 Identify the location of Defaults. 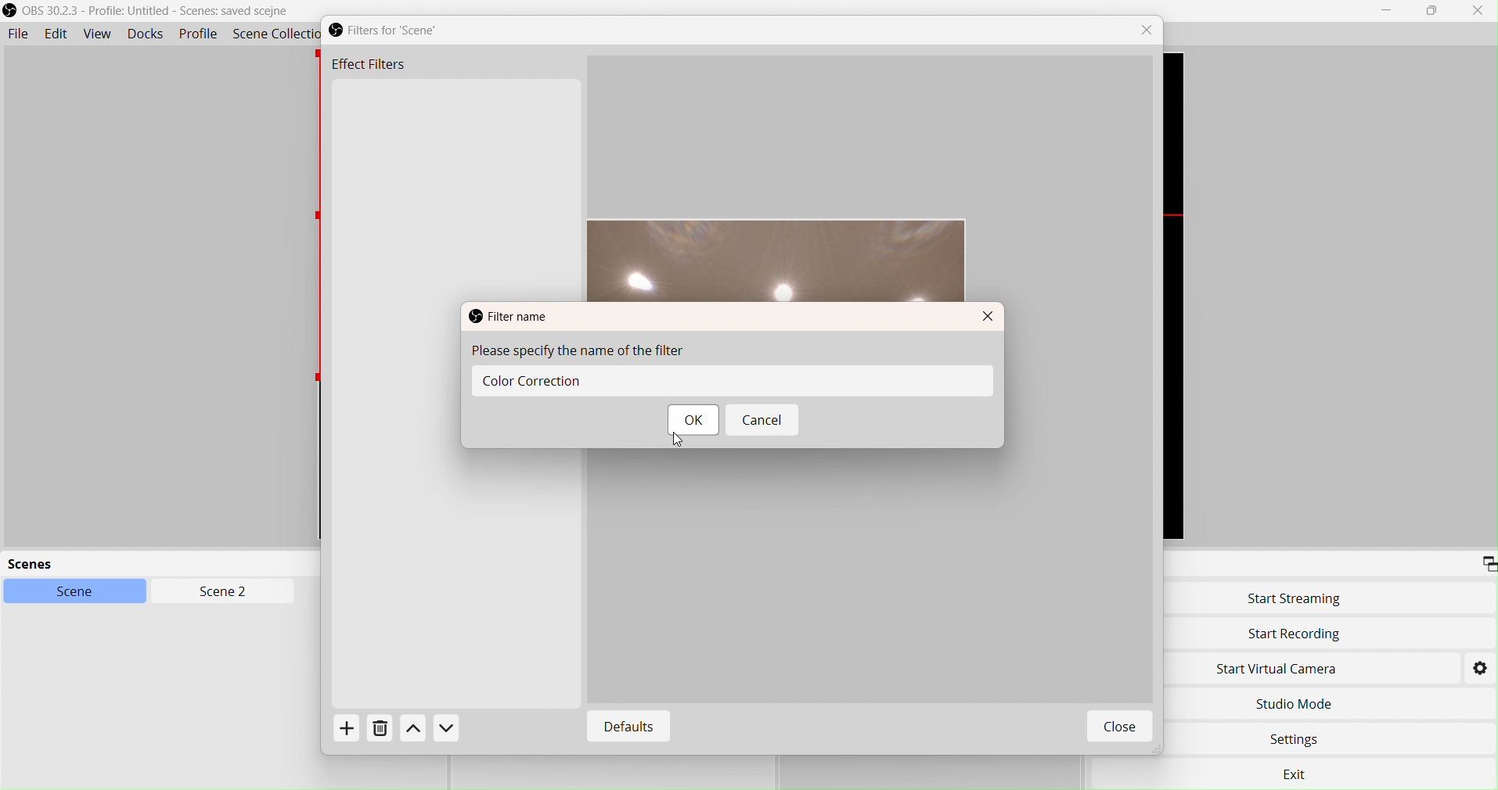
(625, 727).